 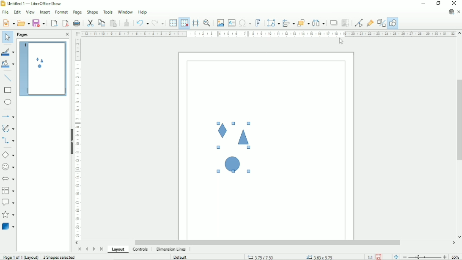 I want to click on New, so click(x=8, y=23).